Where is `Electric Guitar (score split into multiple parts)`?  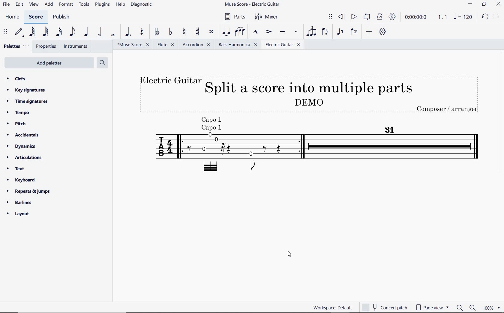
Electric Guitar (score split into multiple parts) is located at coordinates (283, 44).